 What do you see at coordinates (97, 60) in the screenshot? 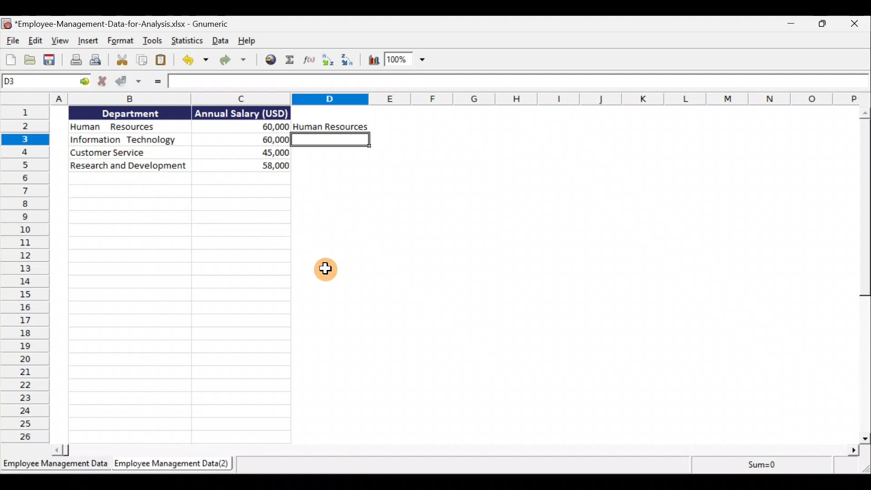
I see `Print preview` at bounding box center [97, 60].